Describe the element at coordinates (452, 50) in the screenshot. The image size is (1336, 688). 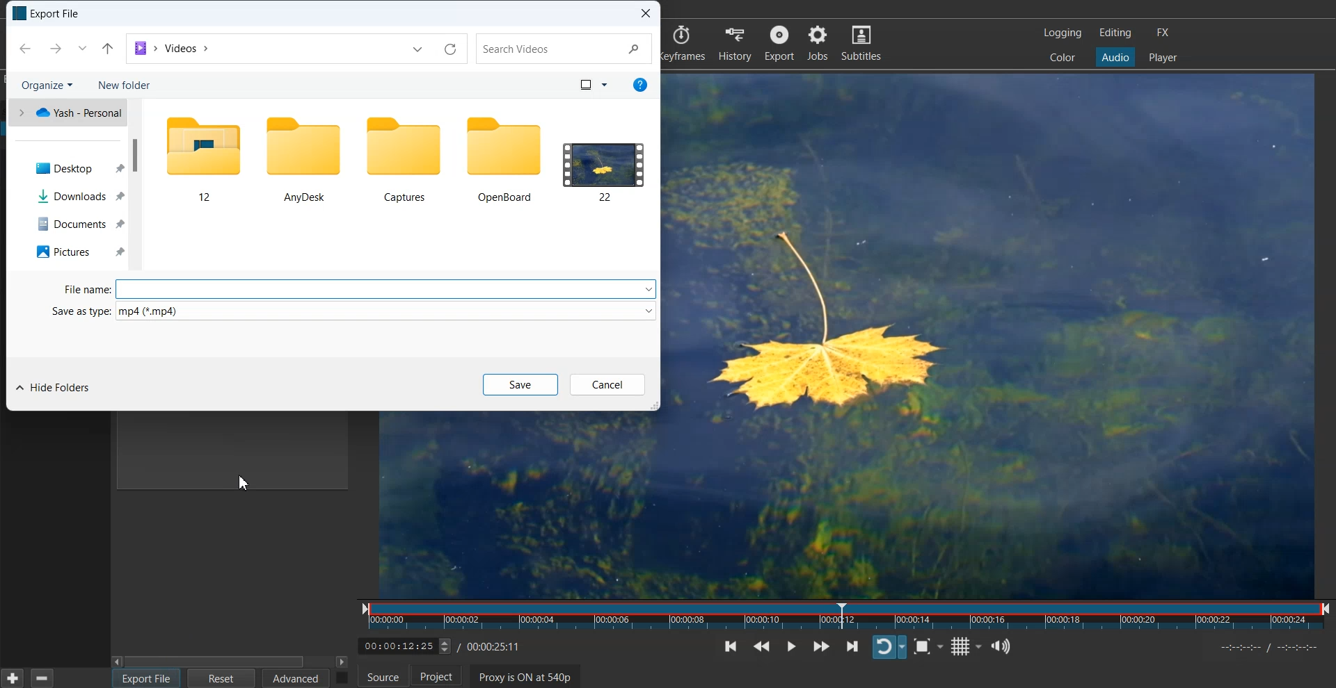
I see `reload` at that location.